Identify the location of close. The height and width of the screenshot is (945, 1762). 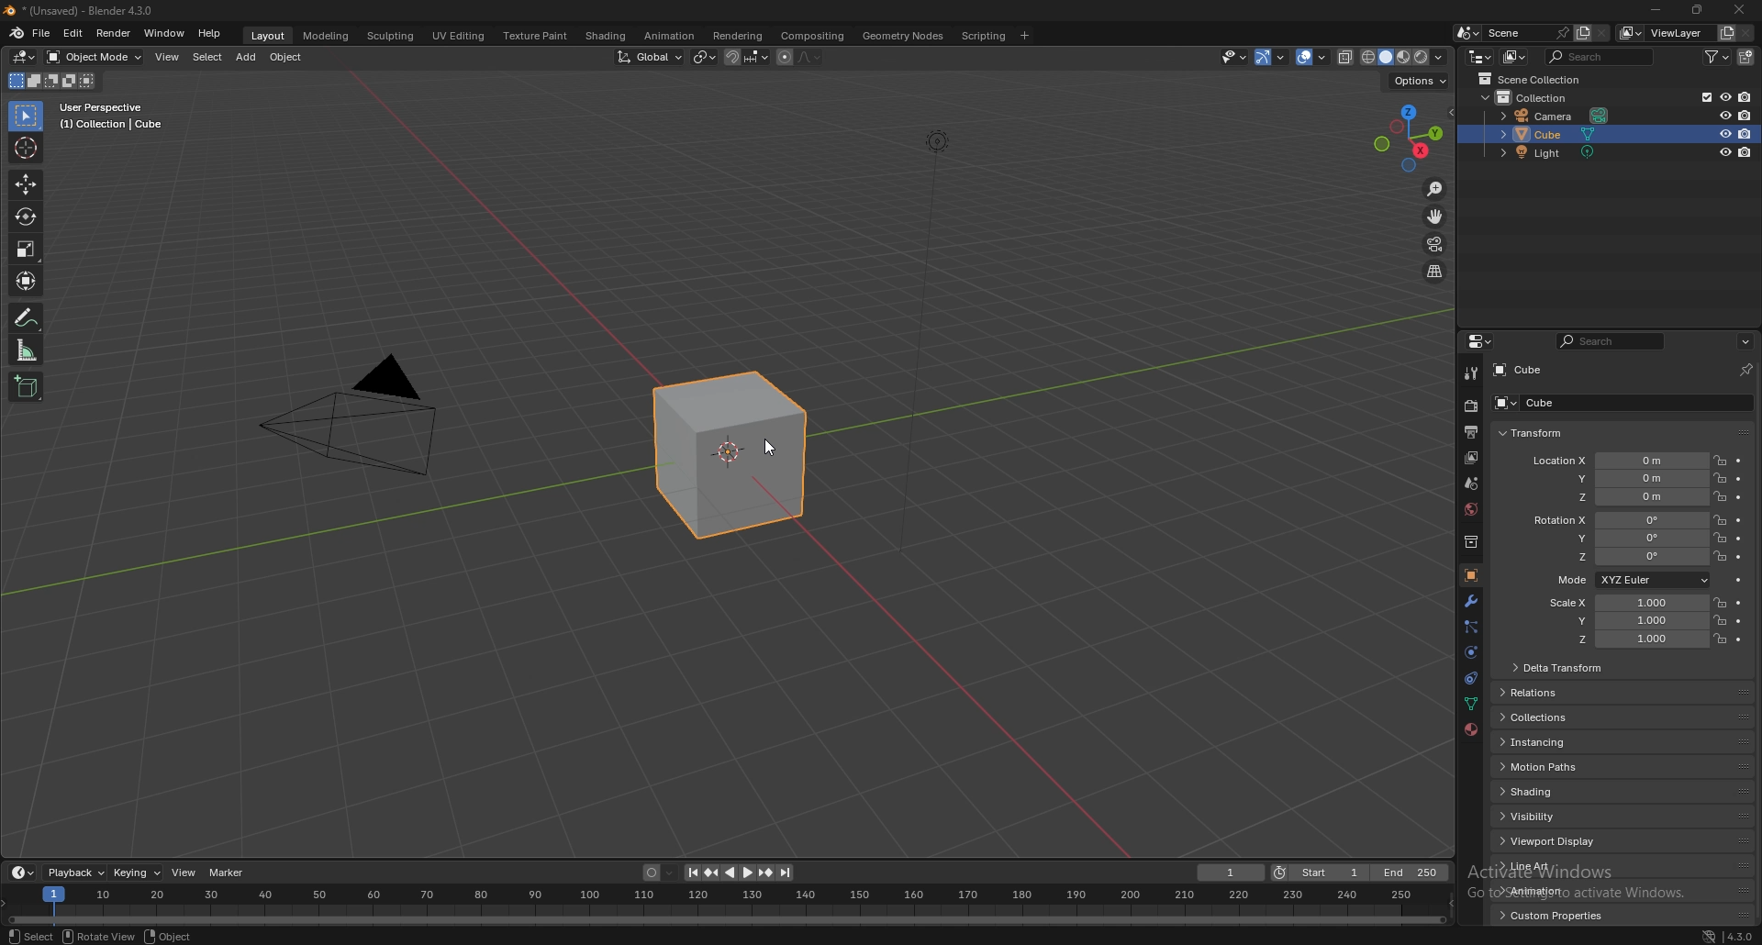
(1740, 9).